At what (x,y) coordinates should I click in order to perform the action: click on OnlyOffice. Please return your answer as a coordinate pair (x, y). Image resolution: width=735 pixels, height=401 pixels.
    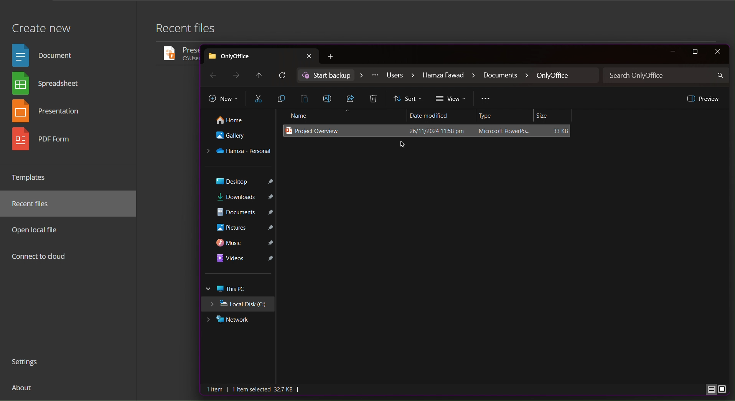
    Looking at the image, I should click on (262, 55).